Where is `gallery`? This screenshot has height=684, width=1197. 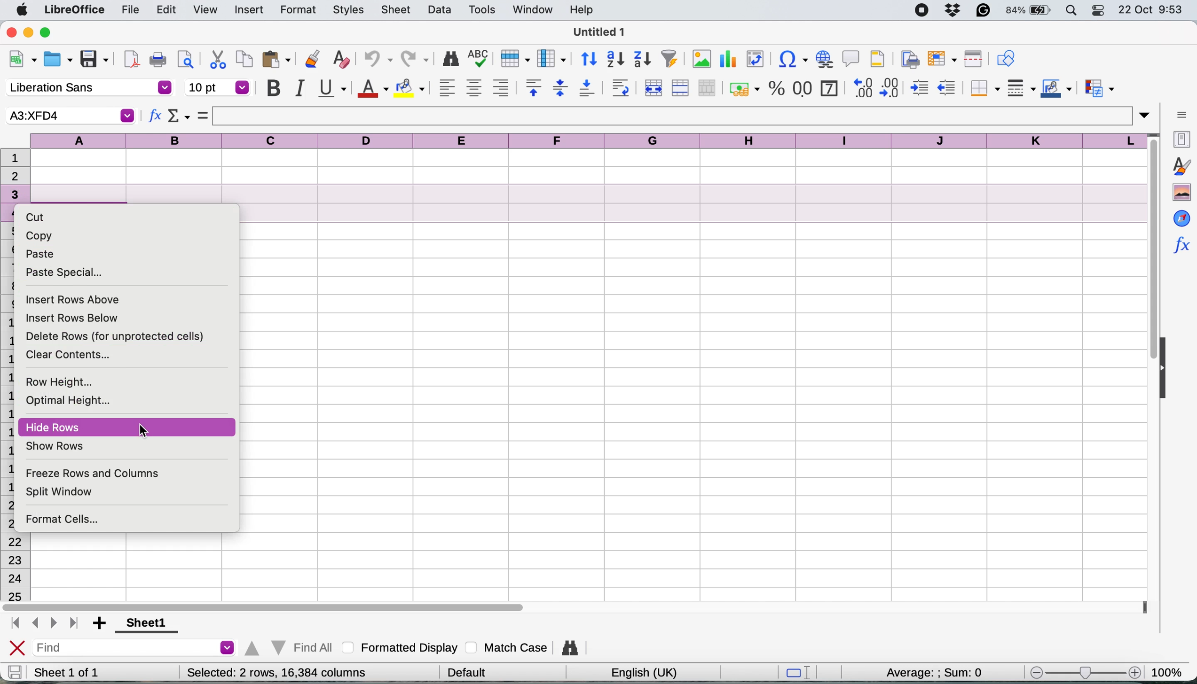 gallery is located at coordinates (1181, 193).